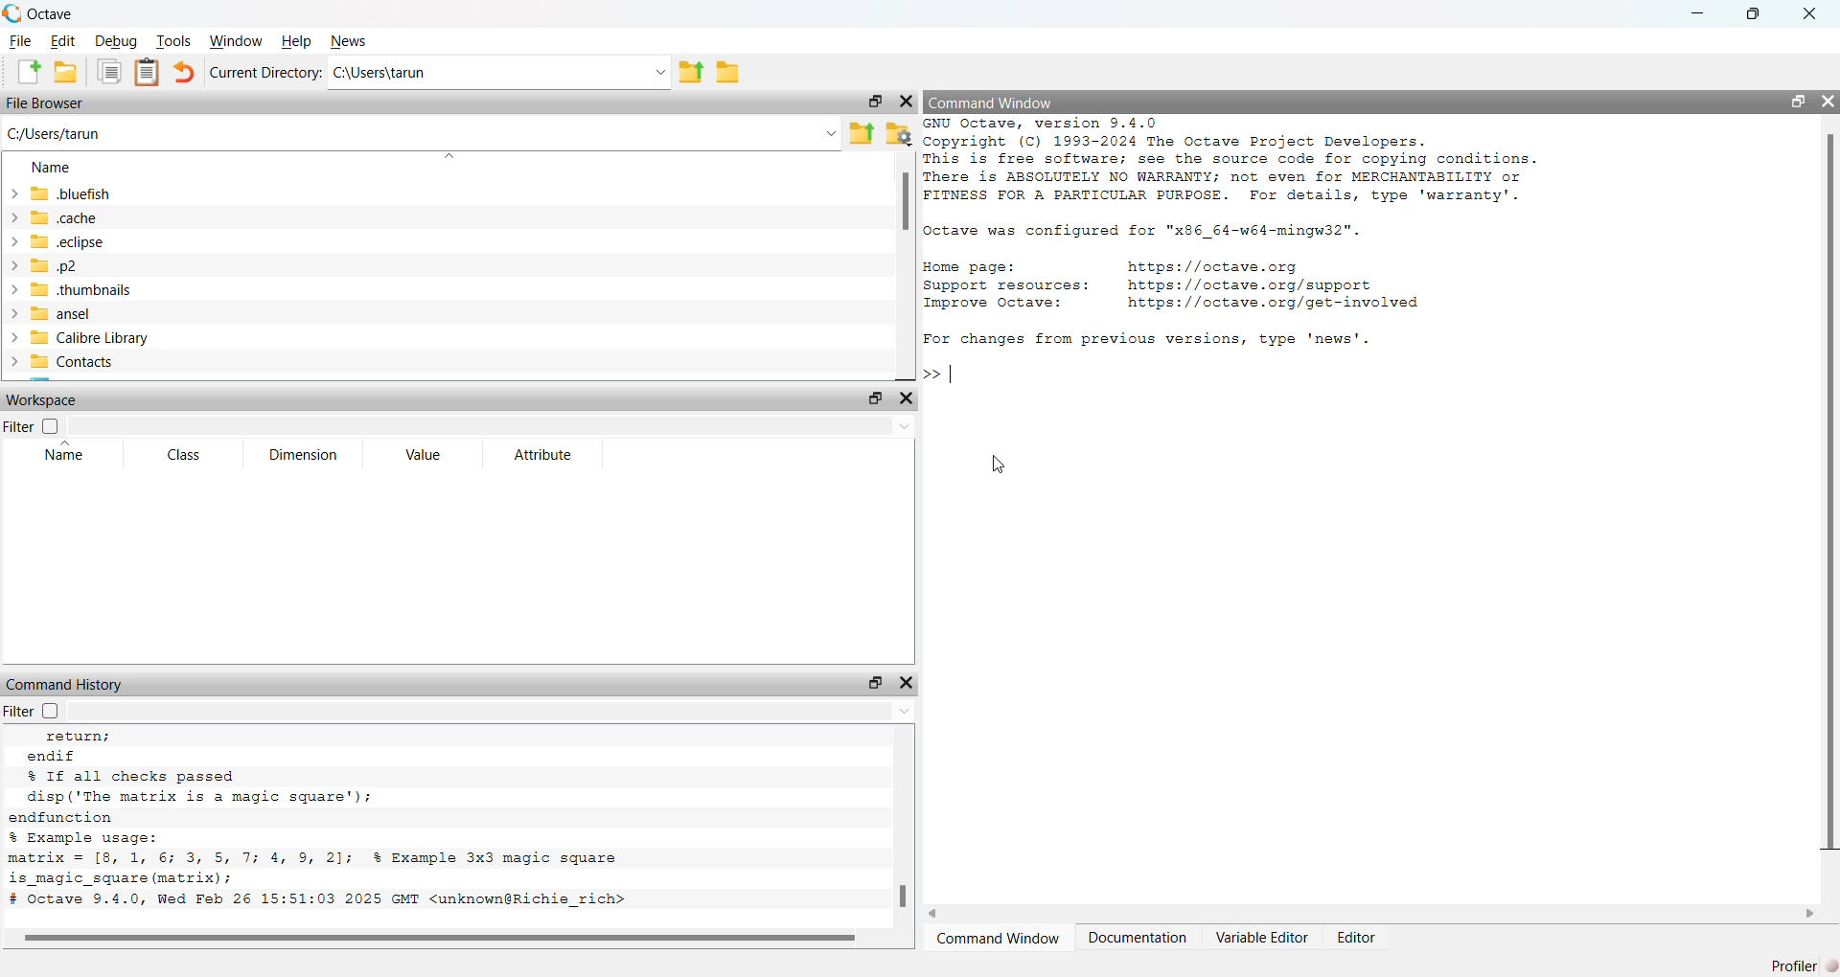  Describe the element at coordinates (329, 821) in the screenshot. I see `return;

endif

% If all checks passed

disp ('The matrix is a magic square’);
endfunction
% Example usage:
matrix = [8, 1, 6; 3, 5, 7; 4, 9, 2]; % Example 3x3 magic square
is_magic_square (matrix);
# Octave 9.4.0, Wed Feb 26 15:51:03 2025 GMT <unknown@Richie_rich>` at that location.